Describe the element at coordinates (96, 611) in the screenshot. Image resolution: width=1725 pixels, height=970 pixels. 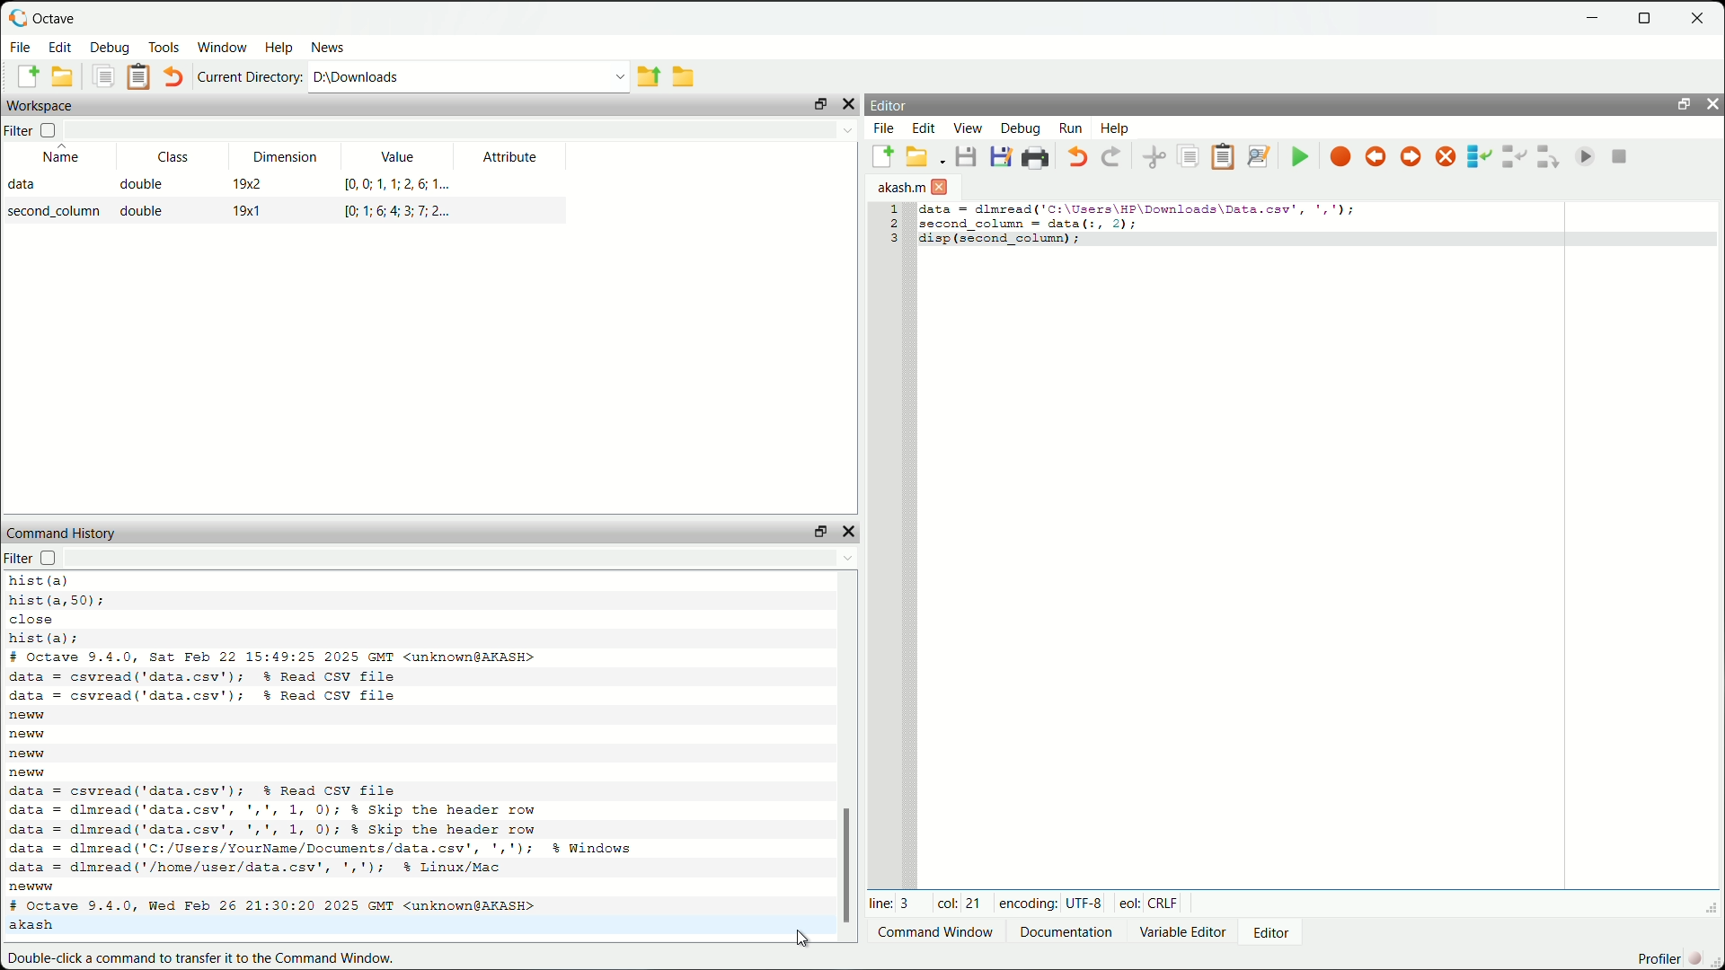
I see `code` at that location.